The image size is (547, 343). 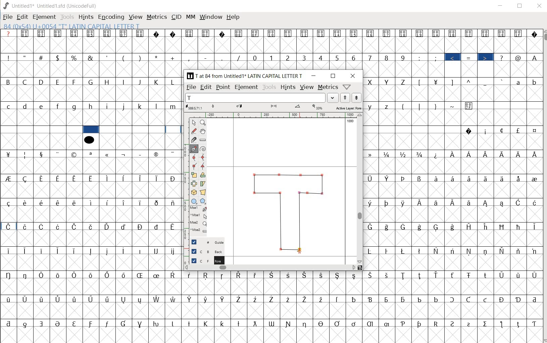 What do you see at coordinates (503, 154) in the screenshot?
I see `Symbol` at bounding box center [503, 154].